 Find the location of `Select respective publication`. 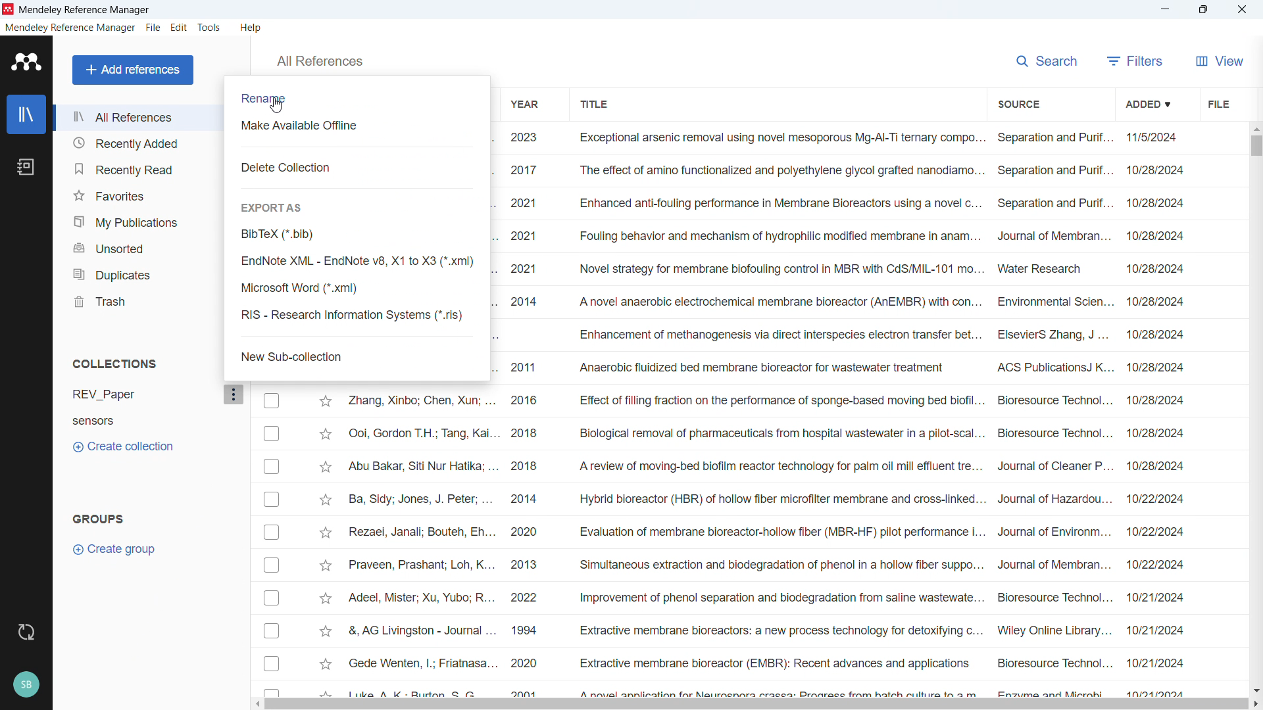

Select respective publication is located at coordinates (272, 598).